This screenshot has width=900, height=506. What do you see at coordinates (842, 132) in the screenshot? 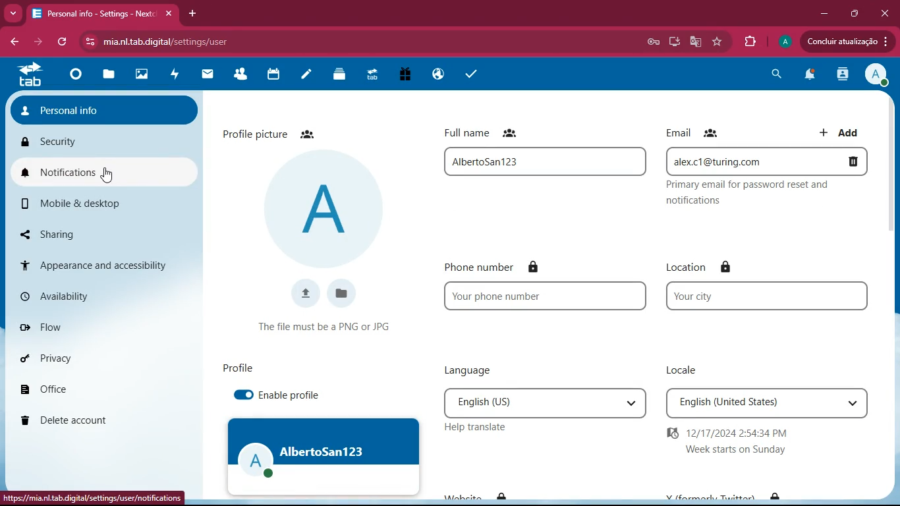
I see `add` at bounding box center [842, 132].